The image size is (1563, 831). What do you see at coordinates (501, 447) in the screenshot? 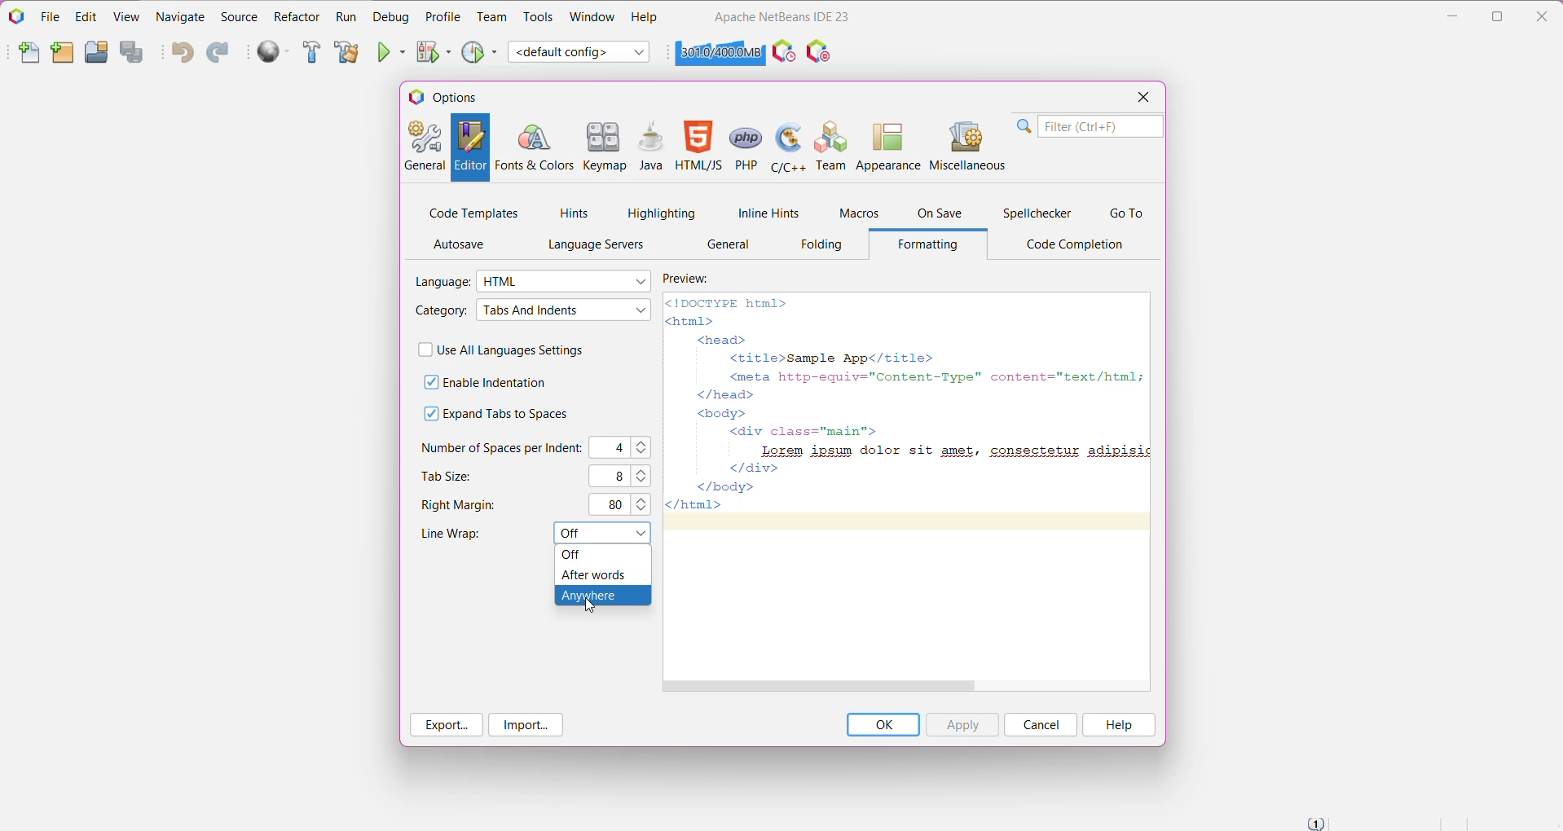
I see `Number of Spaces per Indent` at bounding box center [501, 447].